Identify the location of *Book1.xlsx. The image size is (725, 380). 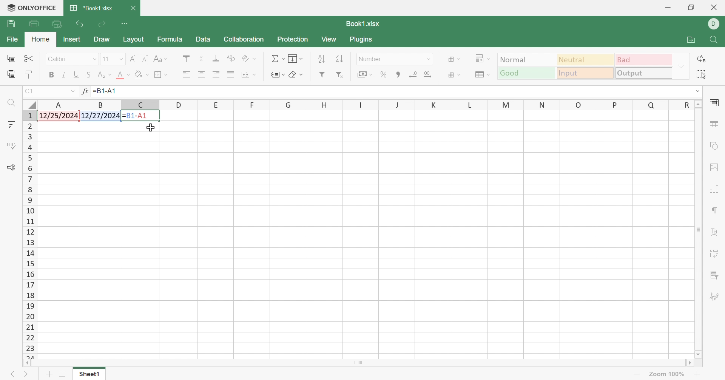
(93, 8).